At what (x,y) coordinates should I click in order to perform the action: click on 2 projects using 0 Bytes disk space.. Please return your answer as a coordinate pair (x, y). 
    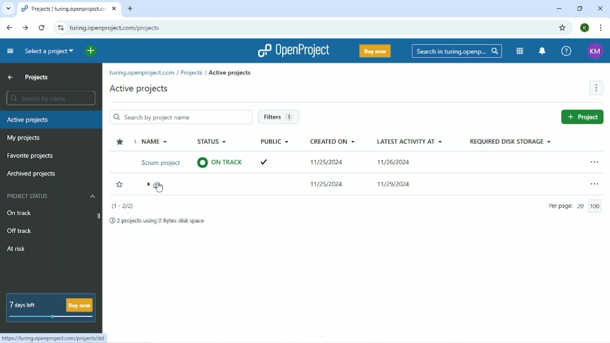
    Looking at the image, I should click on (158, 221).